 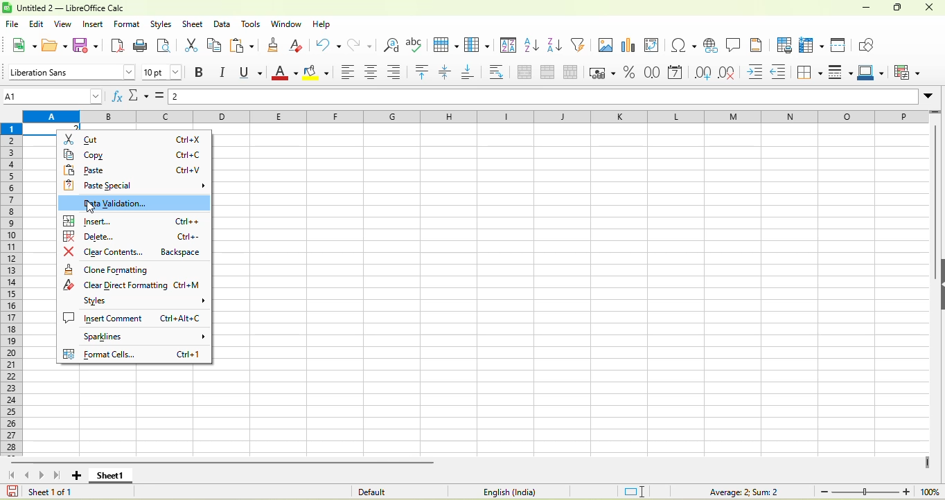 What do you see at coordinates (253, 25) in the screenshot?
I see `tools` at bounding box center [253, 25].